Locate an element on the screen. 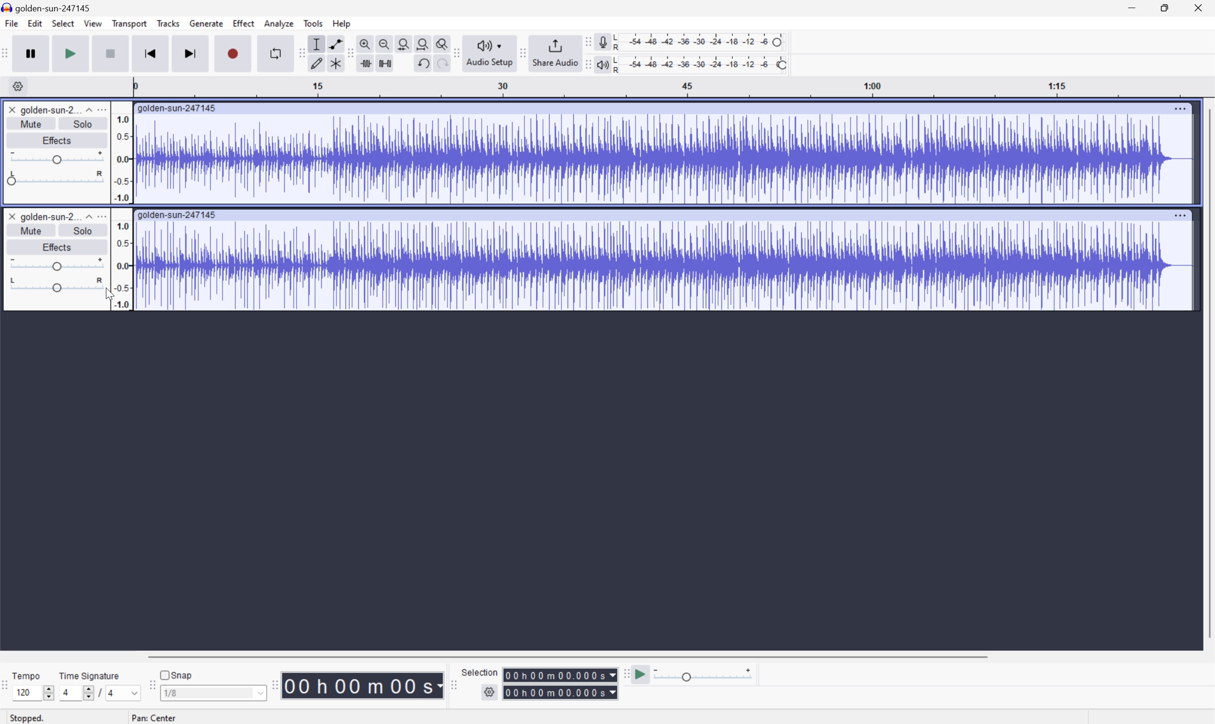 This screenshot has height=724, width=1215. Close is located at coordinates (1203, 7).